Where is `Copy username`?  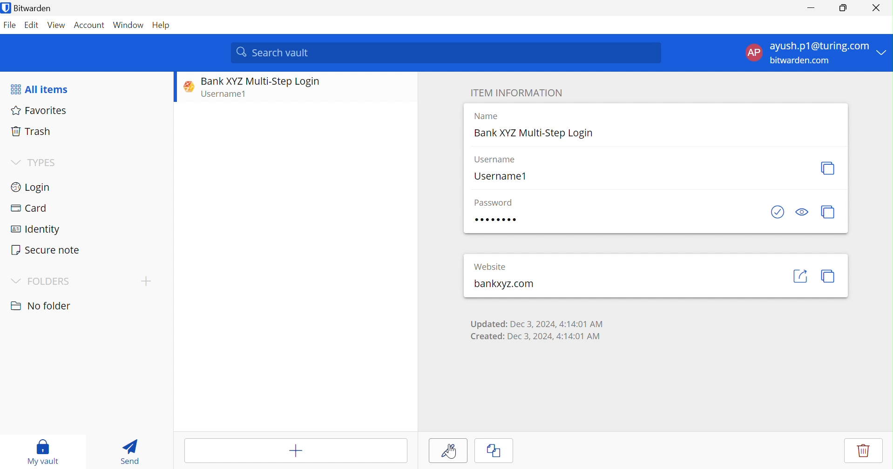 Copy username is located at coordinates (829, 168).